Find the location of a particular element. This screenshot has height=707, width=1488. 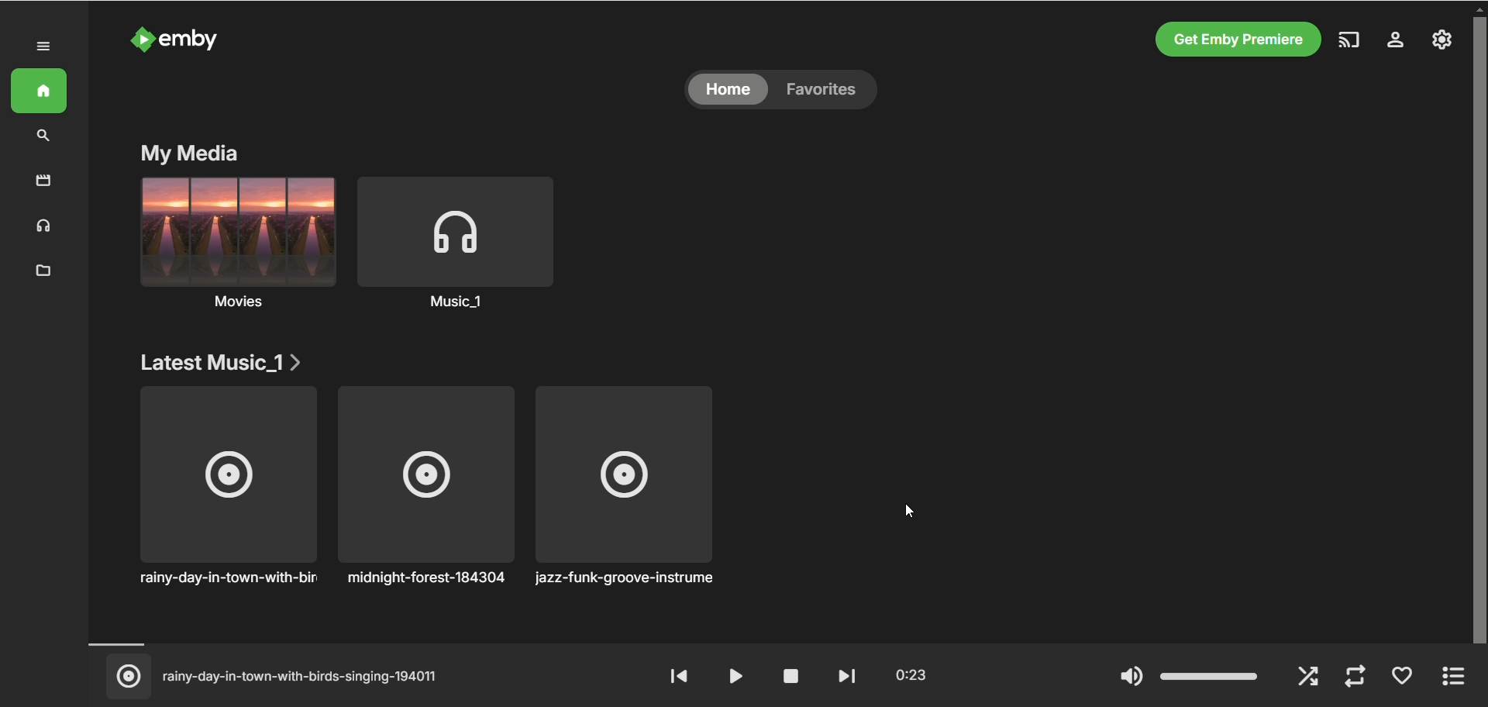

folder is located at coordinates (43, 271).